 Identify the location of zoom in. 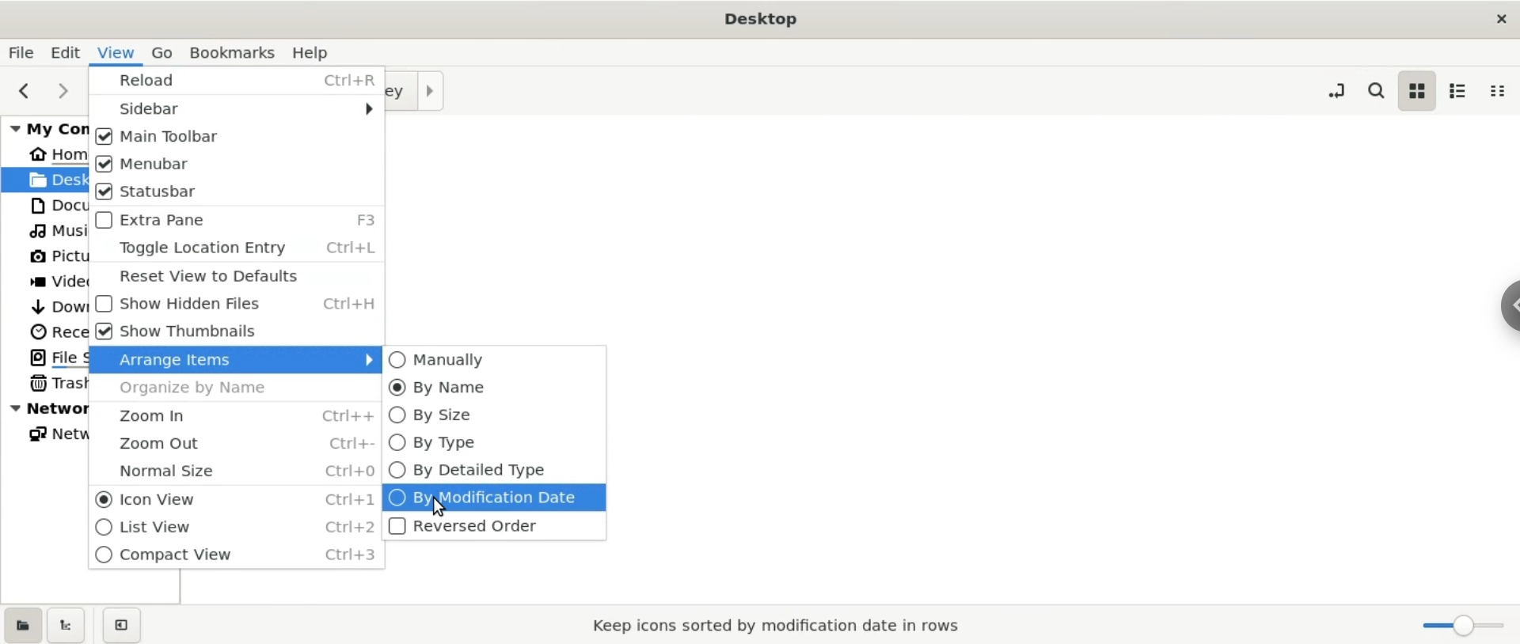
(231, 417).